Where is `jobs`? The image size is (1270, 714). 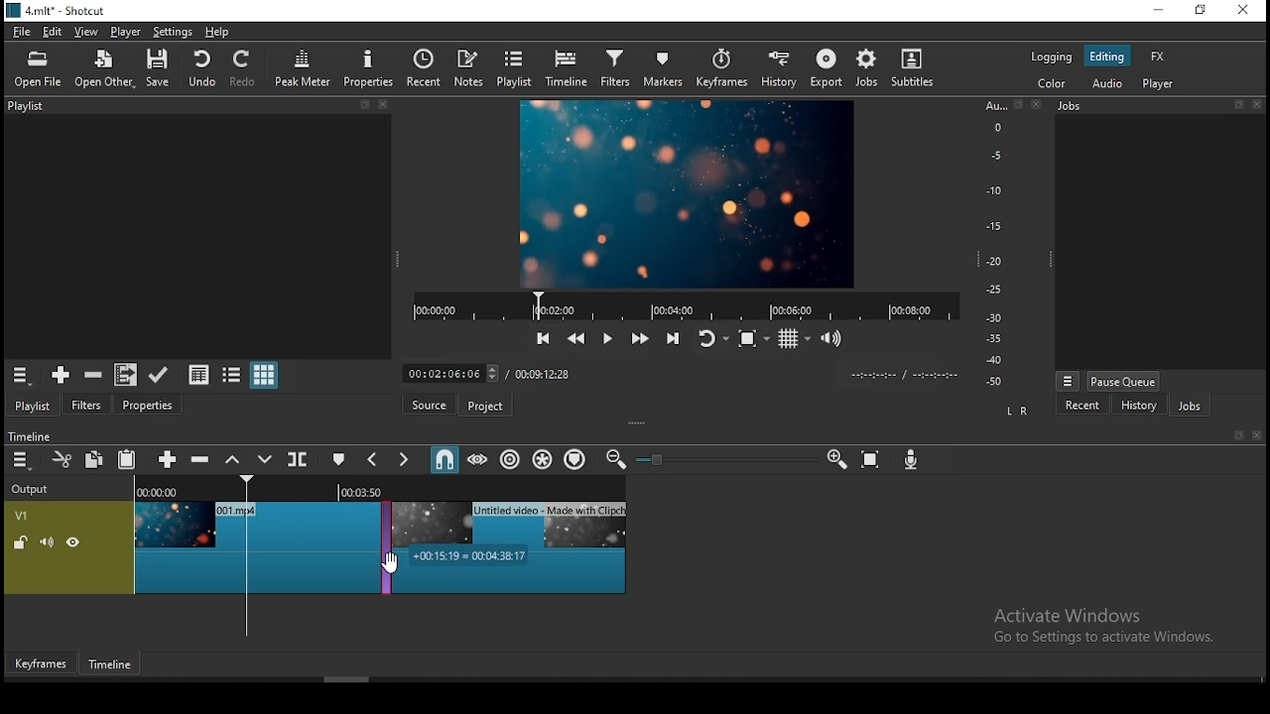 jobs is located at coordinates (1190, 406).